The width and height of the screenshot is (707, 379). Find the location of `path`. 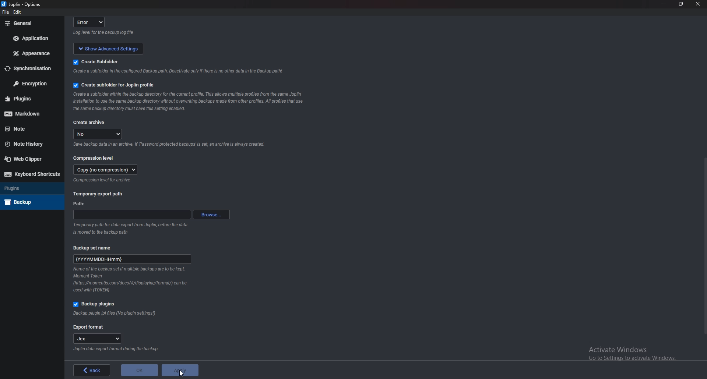

path is located at coordinates (132, 215).